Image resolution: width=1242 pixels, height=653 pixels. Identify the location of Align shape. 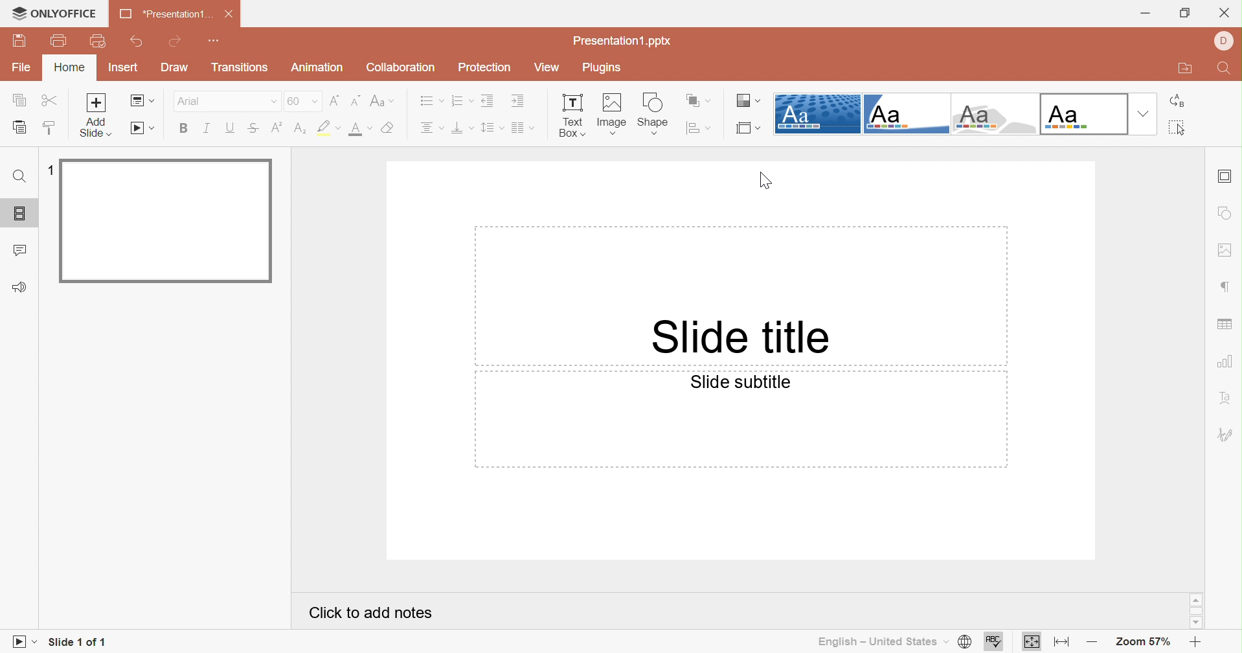
(700, 128).